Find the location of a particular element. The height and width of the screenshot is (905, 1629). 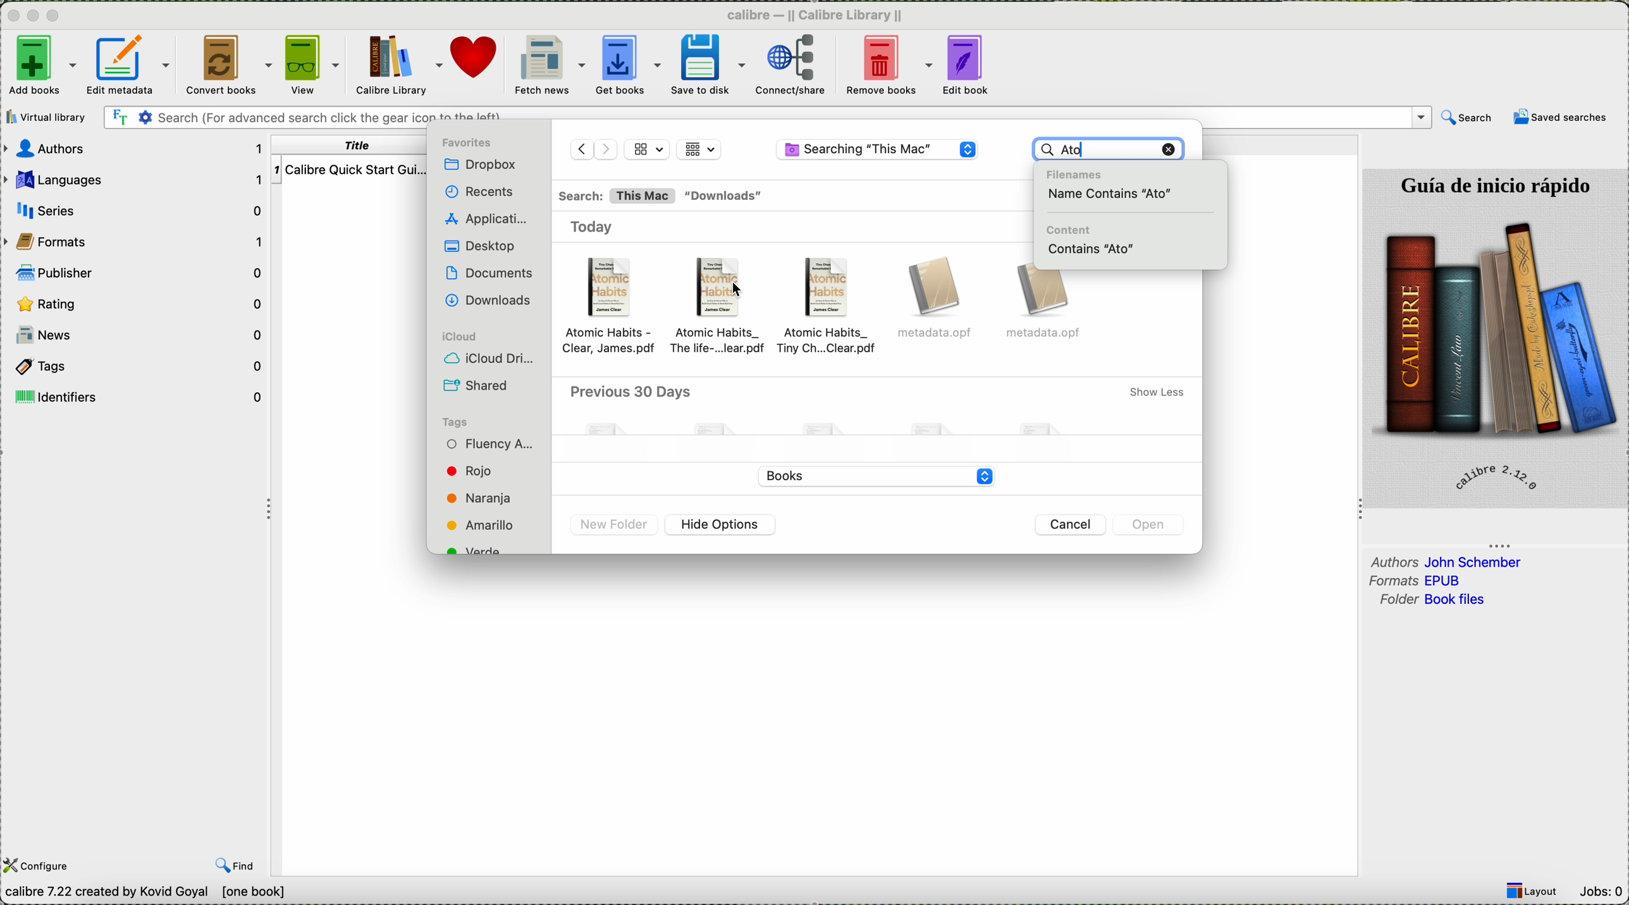

search this mac is located at coordinates (616, 196).